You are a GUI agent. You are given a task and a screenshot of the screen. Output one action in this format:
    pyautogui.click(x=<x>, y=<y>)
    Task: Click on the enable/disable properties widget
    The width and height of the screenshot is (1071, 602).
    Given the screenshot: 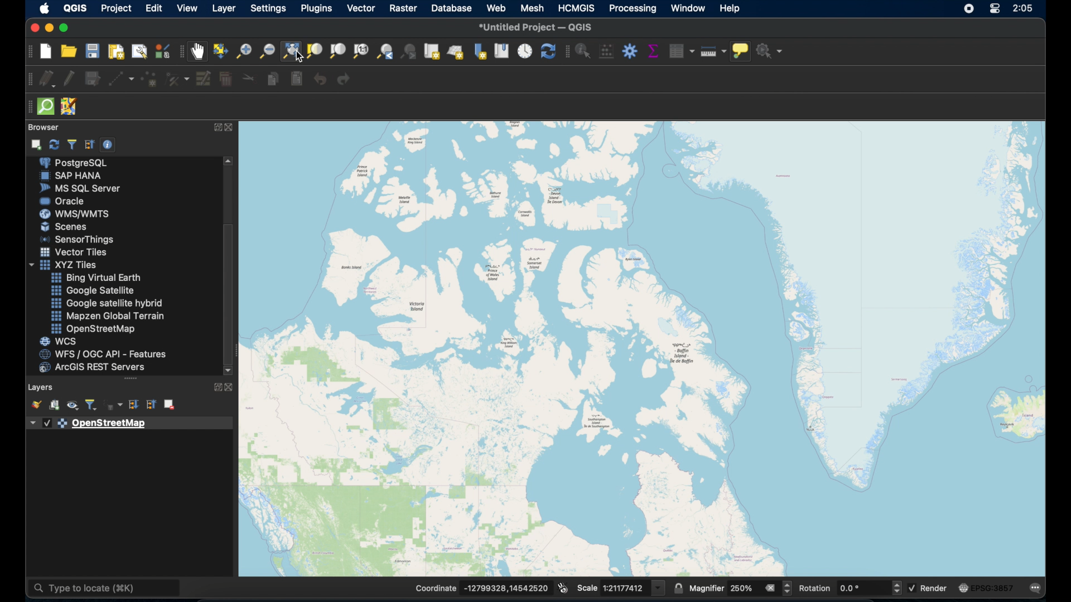 What is the action you would take?
    pyautogui.click(x=108, y=144)
    